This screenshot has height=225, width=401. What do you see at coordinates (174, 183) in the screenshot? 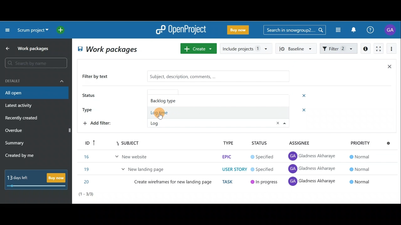
I see `Create wireframes for new landing page` at bounding box center [174, 183].